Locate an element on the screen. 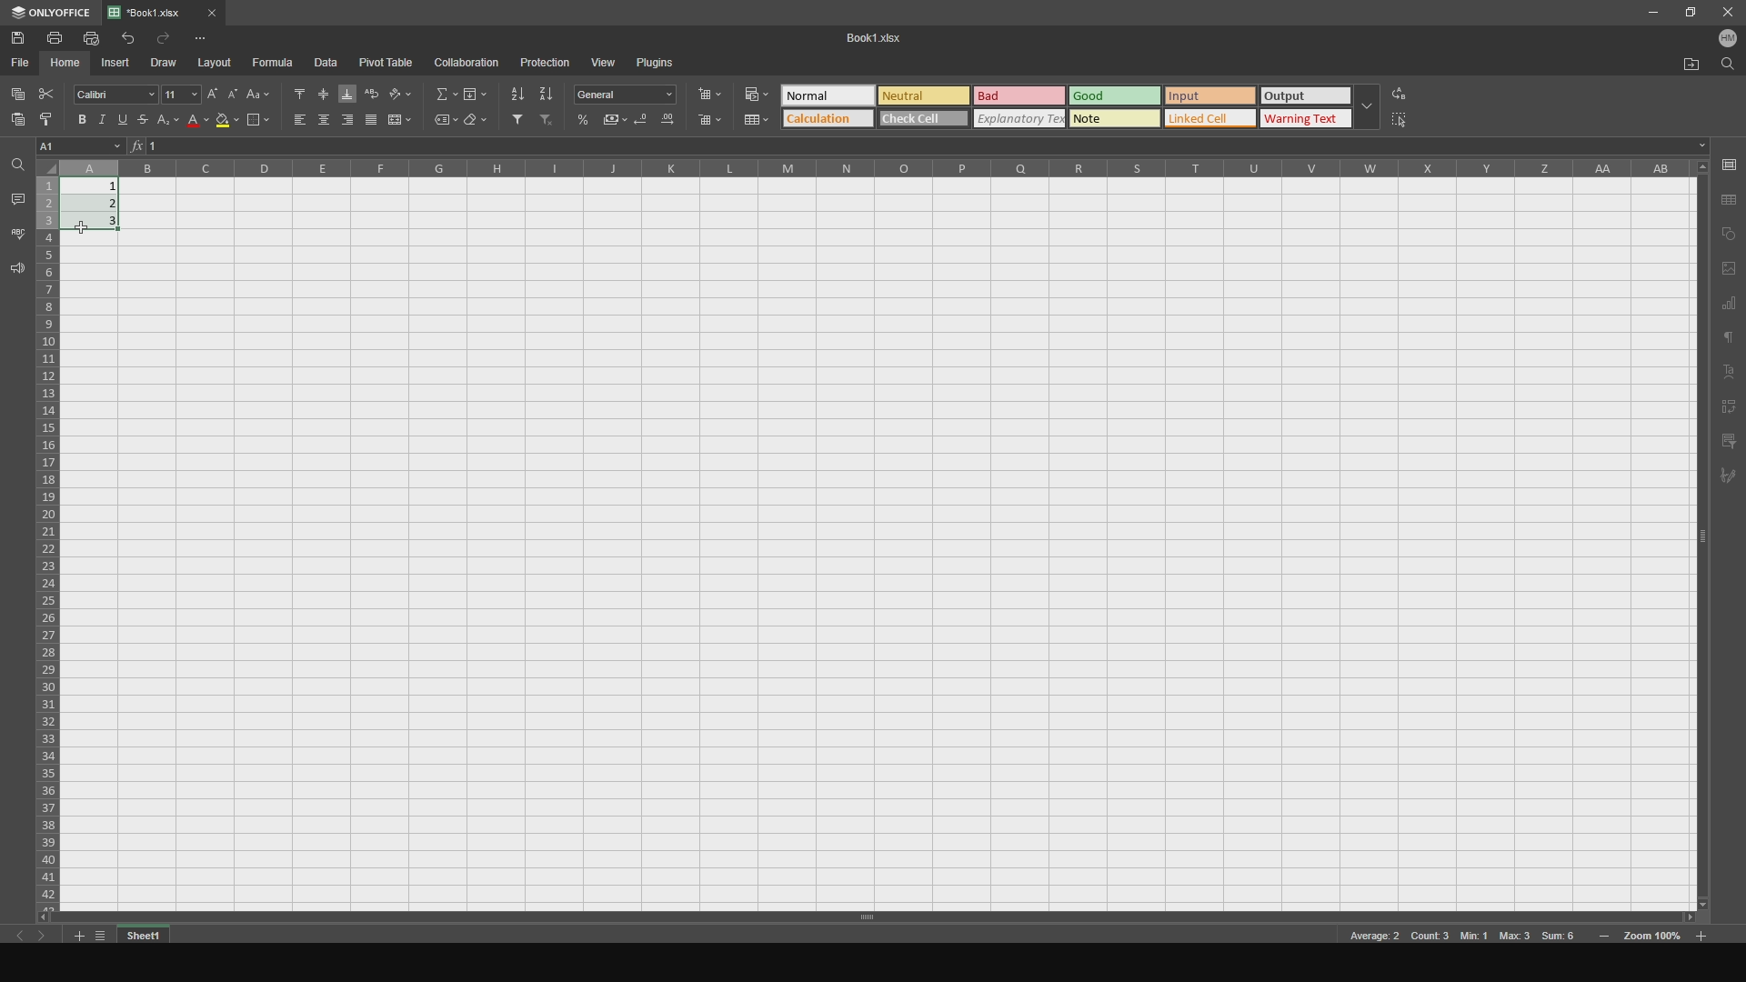 This screenshot has height=982, width=1746. copy is located at coordinates (17, 91).